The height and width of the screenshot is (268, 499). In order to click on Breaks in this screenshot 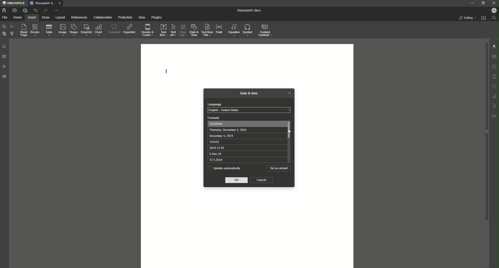, I will do `click(35, 30)`.